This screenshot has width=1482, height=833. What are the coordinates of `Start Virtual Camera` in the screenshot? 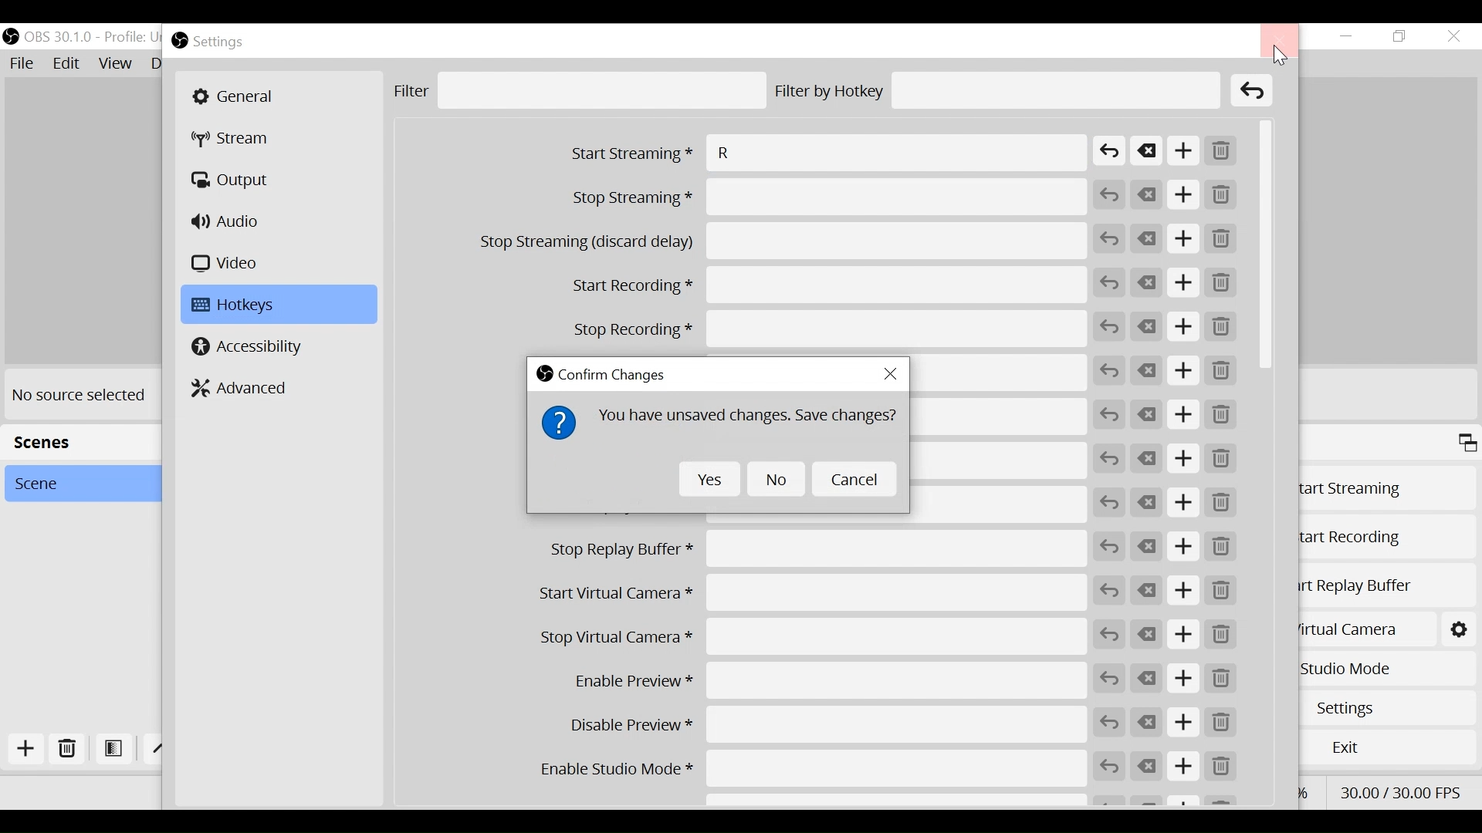 It's located at (1364, 628).